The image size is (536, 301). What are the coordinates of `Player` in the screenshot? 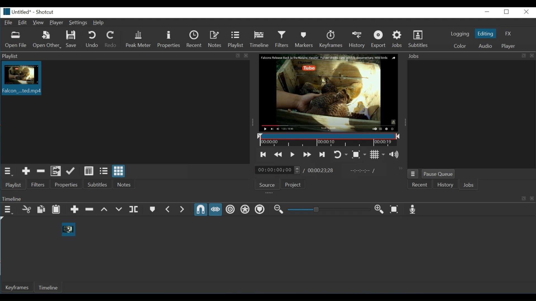 It's located at (508, 46).